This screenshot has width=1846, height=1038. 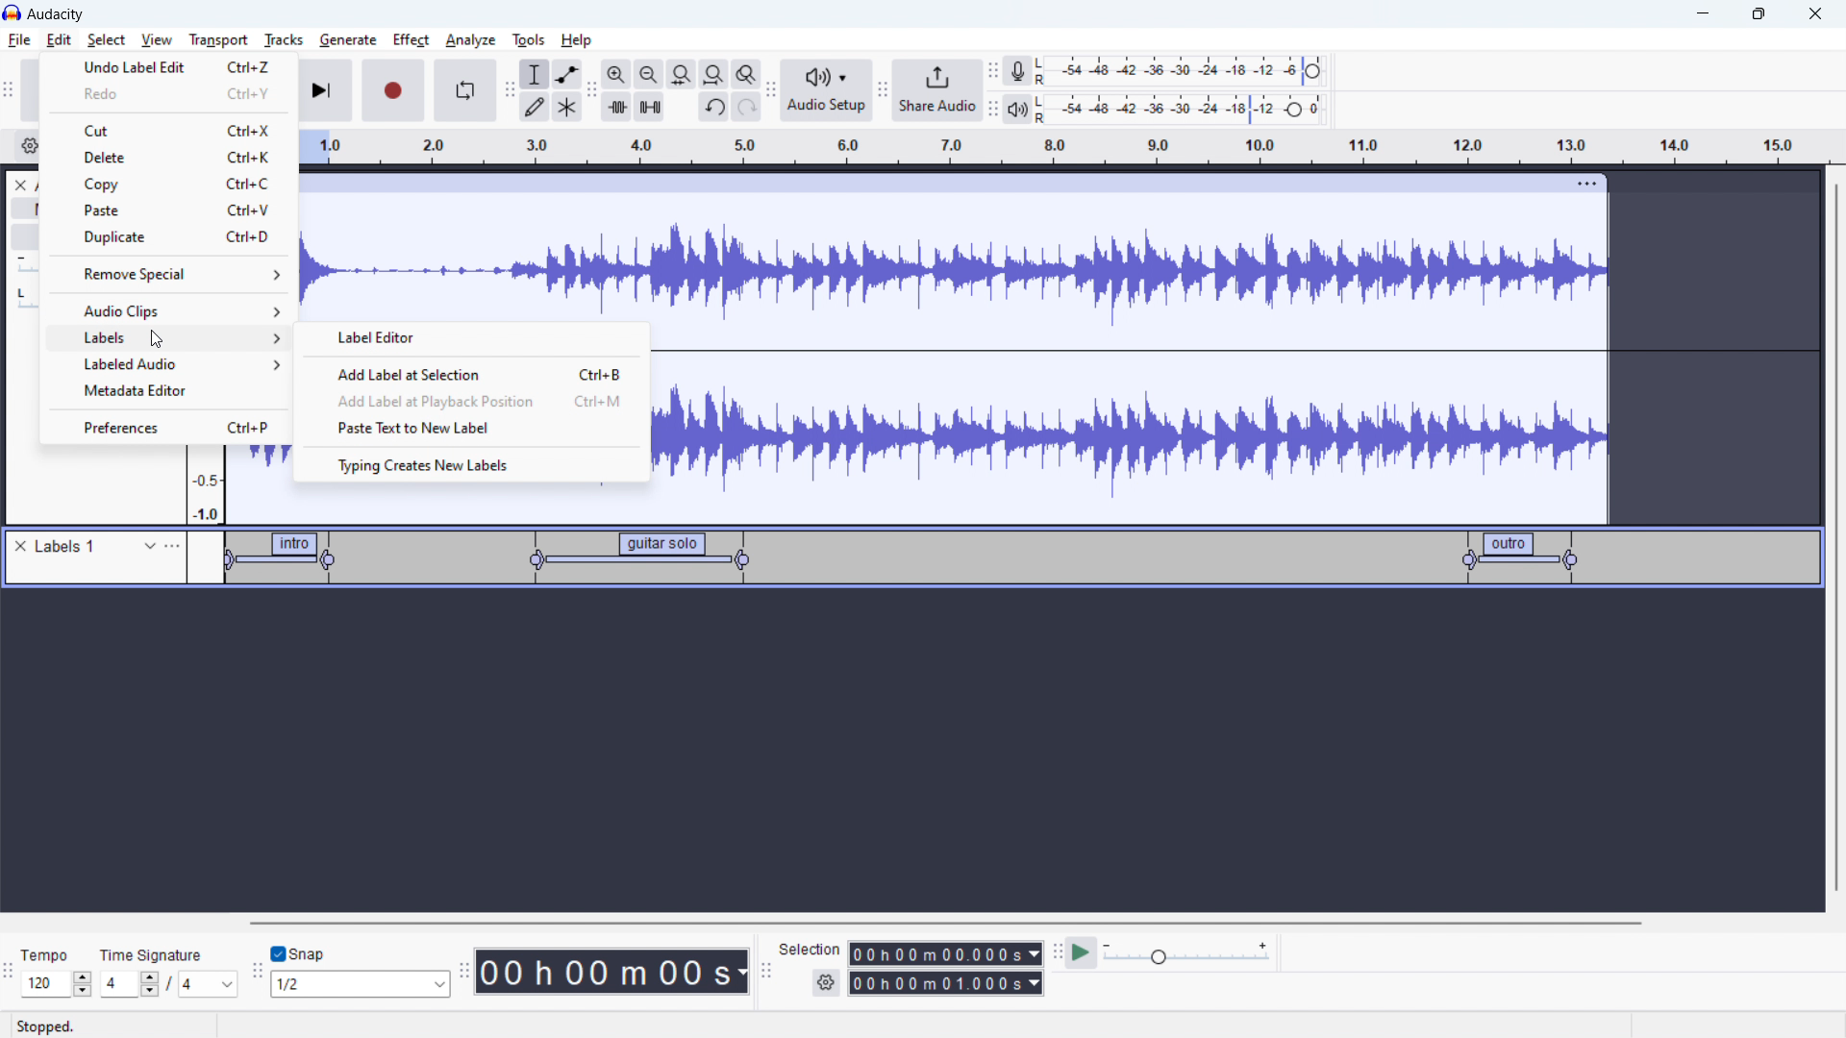 I want to click on audio clips, so click(x=169, y=310).